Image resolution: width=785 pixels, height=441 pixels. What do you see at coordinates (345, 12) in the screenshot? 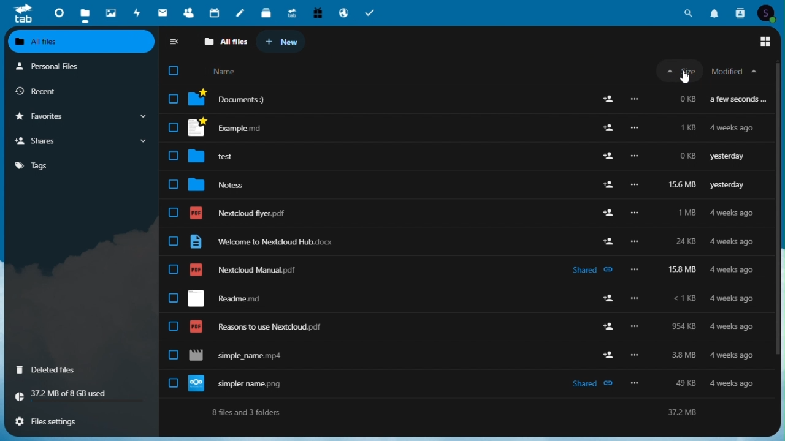
I see `Email hosting` at bounding box center [345, 12].